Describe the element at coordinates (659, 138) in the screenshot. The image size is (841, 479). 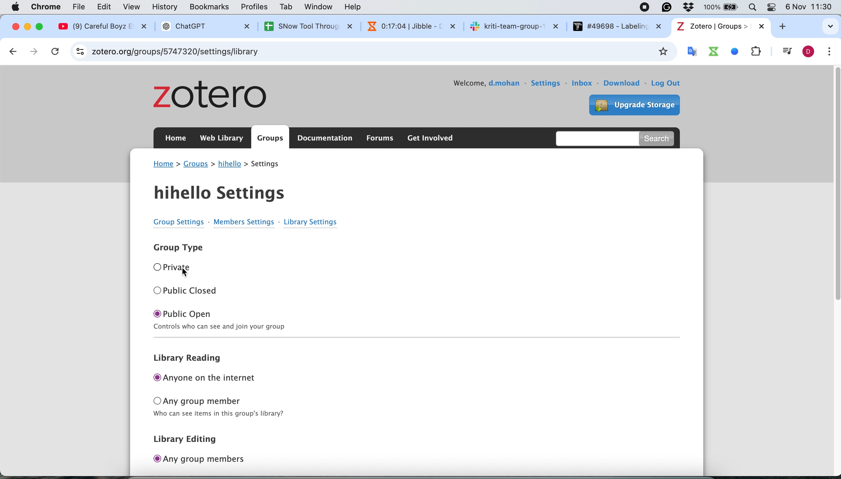
I see `search` at that location.